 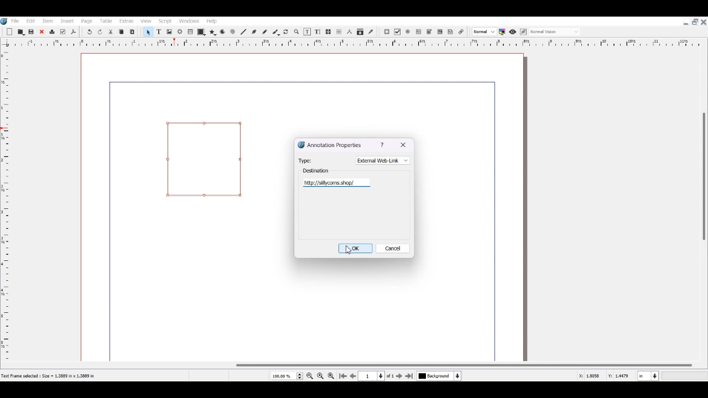 What do you see at coordinates (429, 32) in the screenshot?
I see `PDF Combo Box` at bounding box center [429, 32].